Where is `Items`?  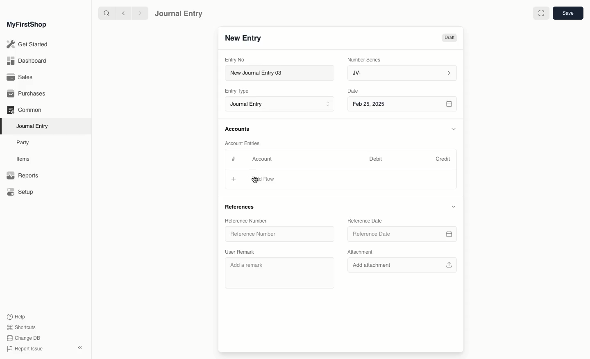 Items is located at coordinates (25, 159).